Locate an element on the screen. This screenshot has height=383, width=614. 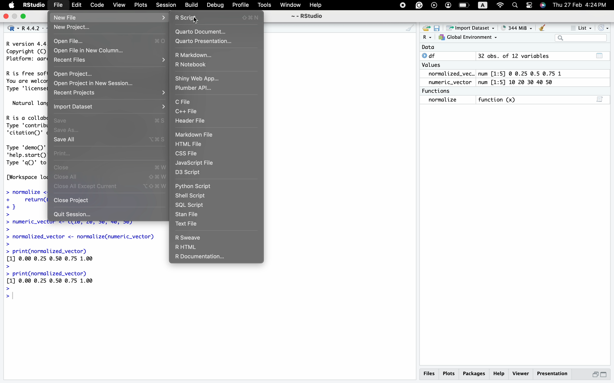
Close All is located at coordinates (69, 177).